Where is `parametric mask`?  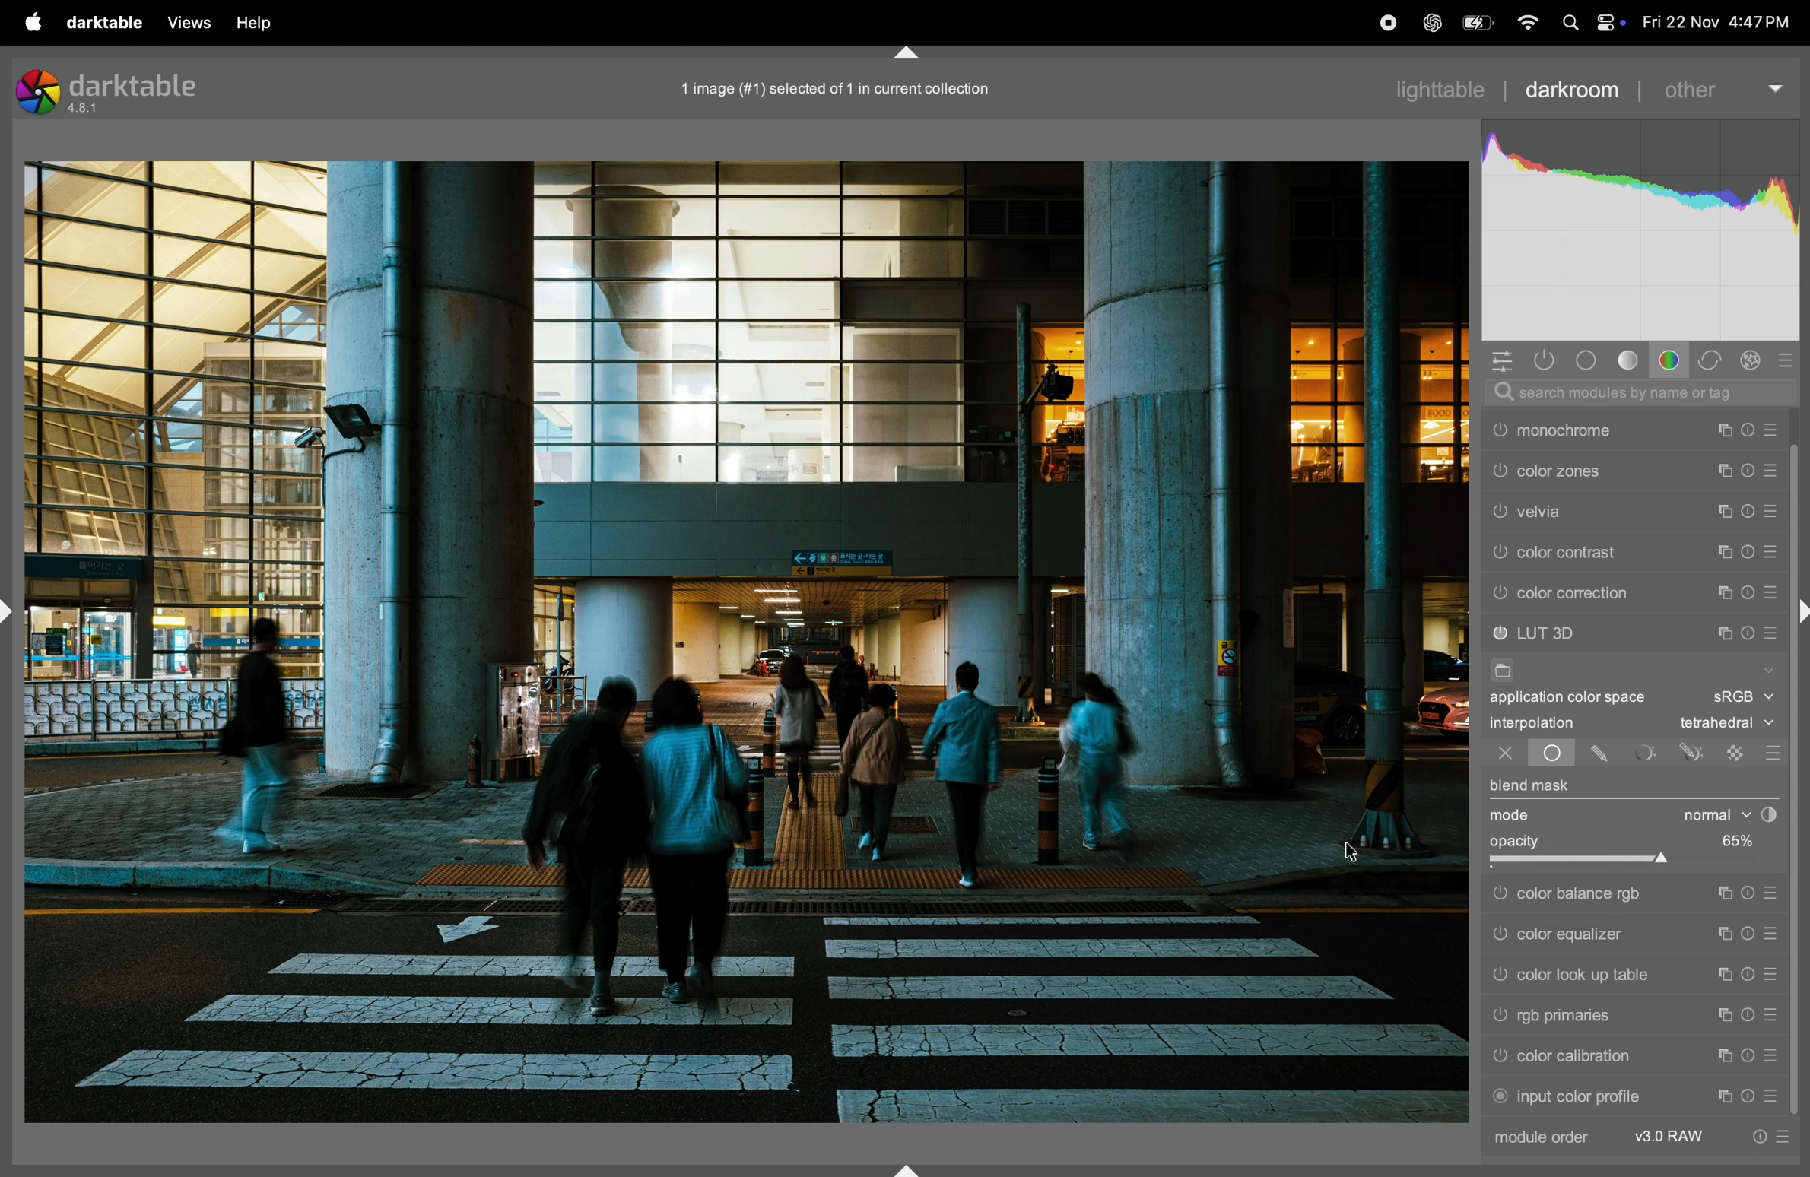
parametric mask is located at coordinates (1646, 753).